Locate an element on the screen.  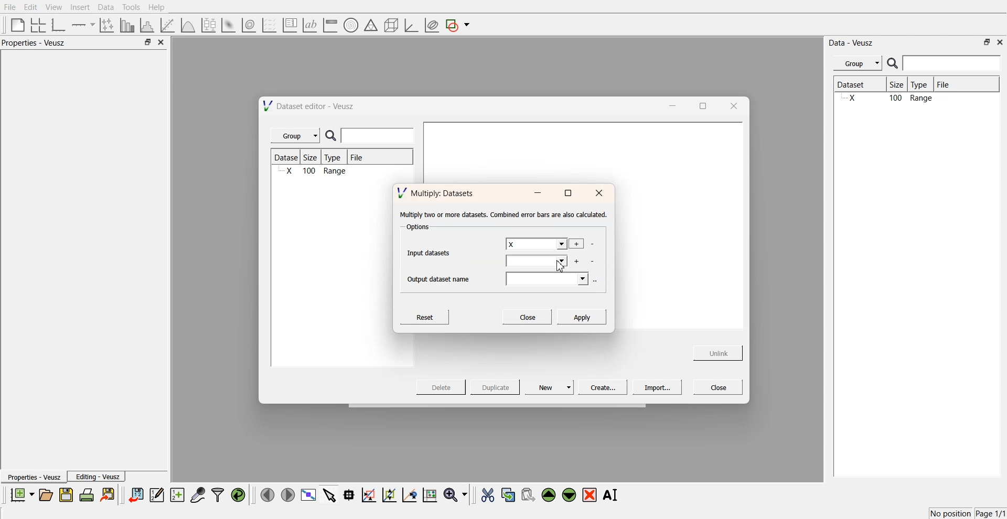
Apply is located at coordinates (582, 316).